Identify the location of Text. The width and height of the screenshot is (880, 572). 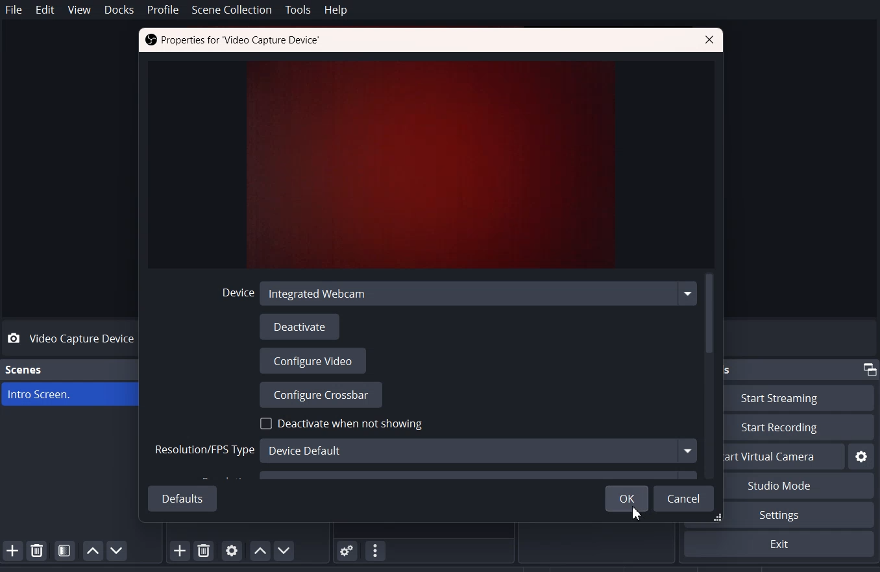
(233, 40).